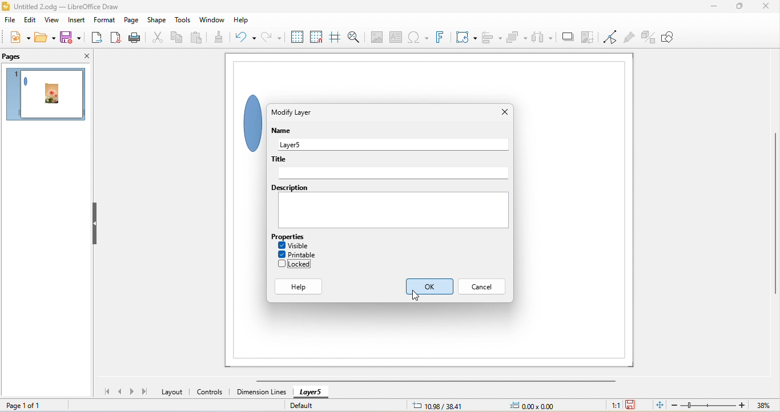  Describe the element at coordinates (270, 38) in the screenshot. I see `redo` at that location.